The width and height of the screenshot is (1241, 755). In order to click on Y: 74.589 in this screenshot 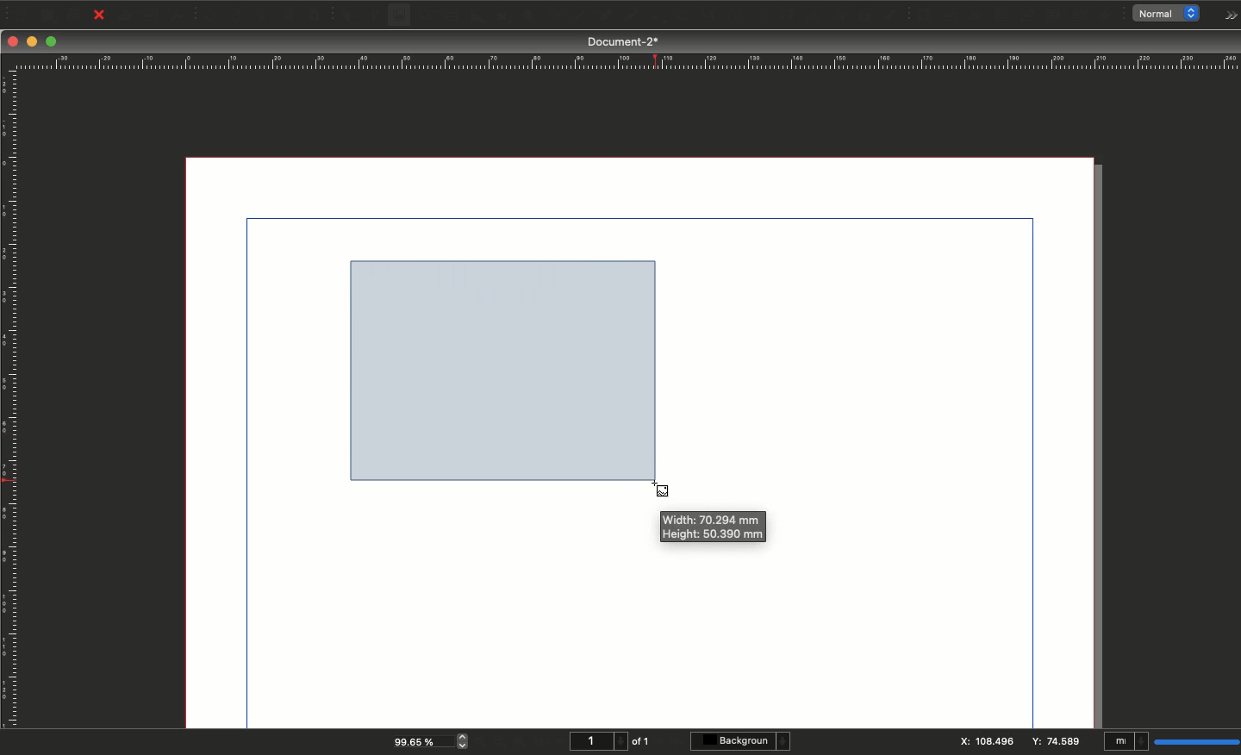, I will do `click(1059, 742)`.